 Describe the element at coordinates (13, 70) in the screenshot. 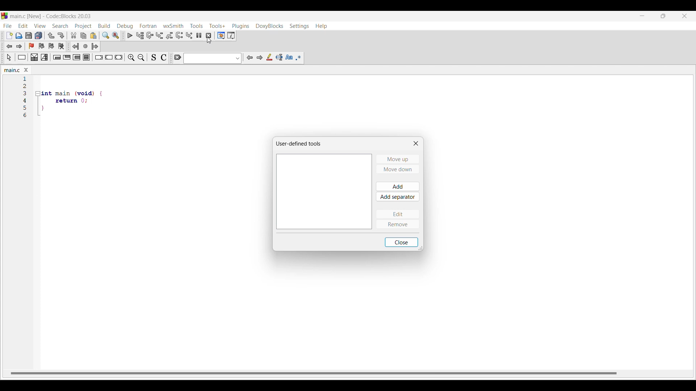

I see `Current tab` at that location.